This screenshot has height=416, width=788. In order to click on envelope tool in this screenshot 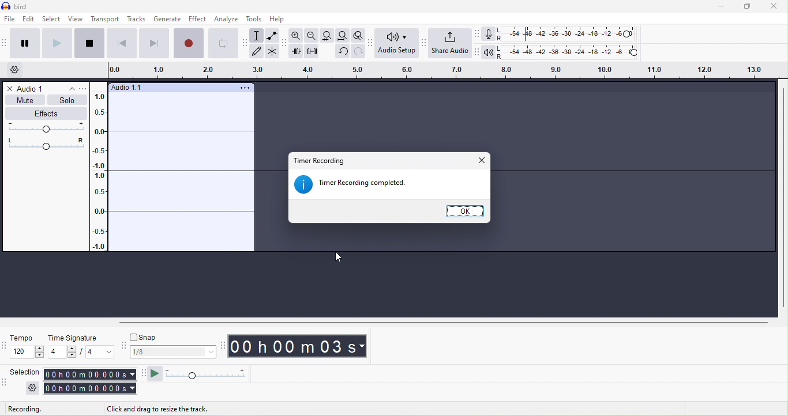, I will do `click(271, 35)`.